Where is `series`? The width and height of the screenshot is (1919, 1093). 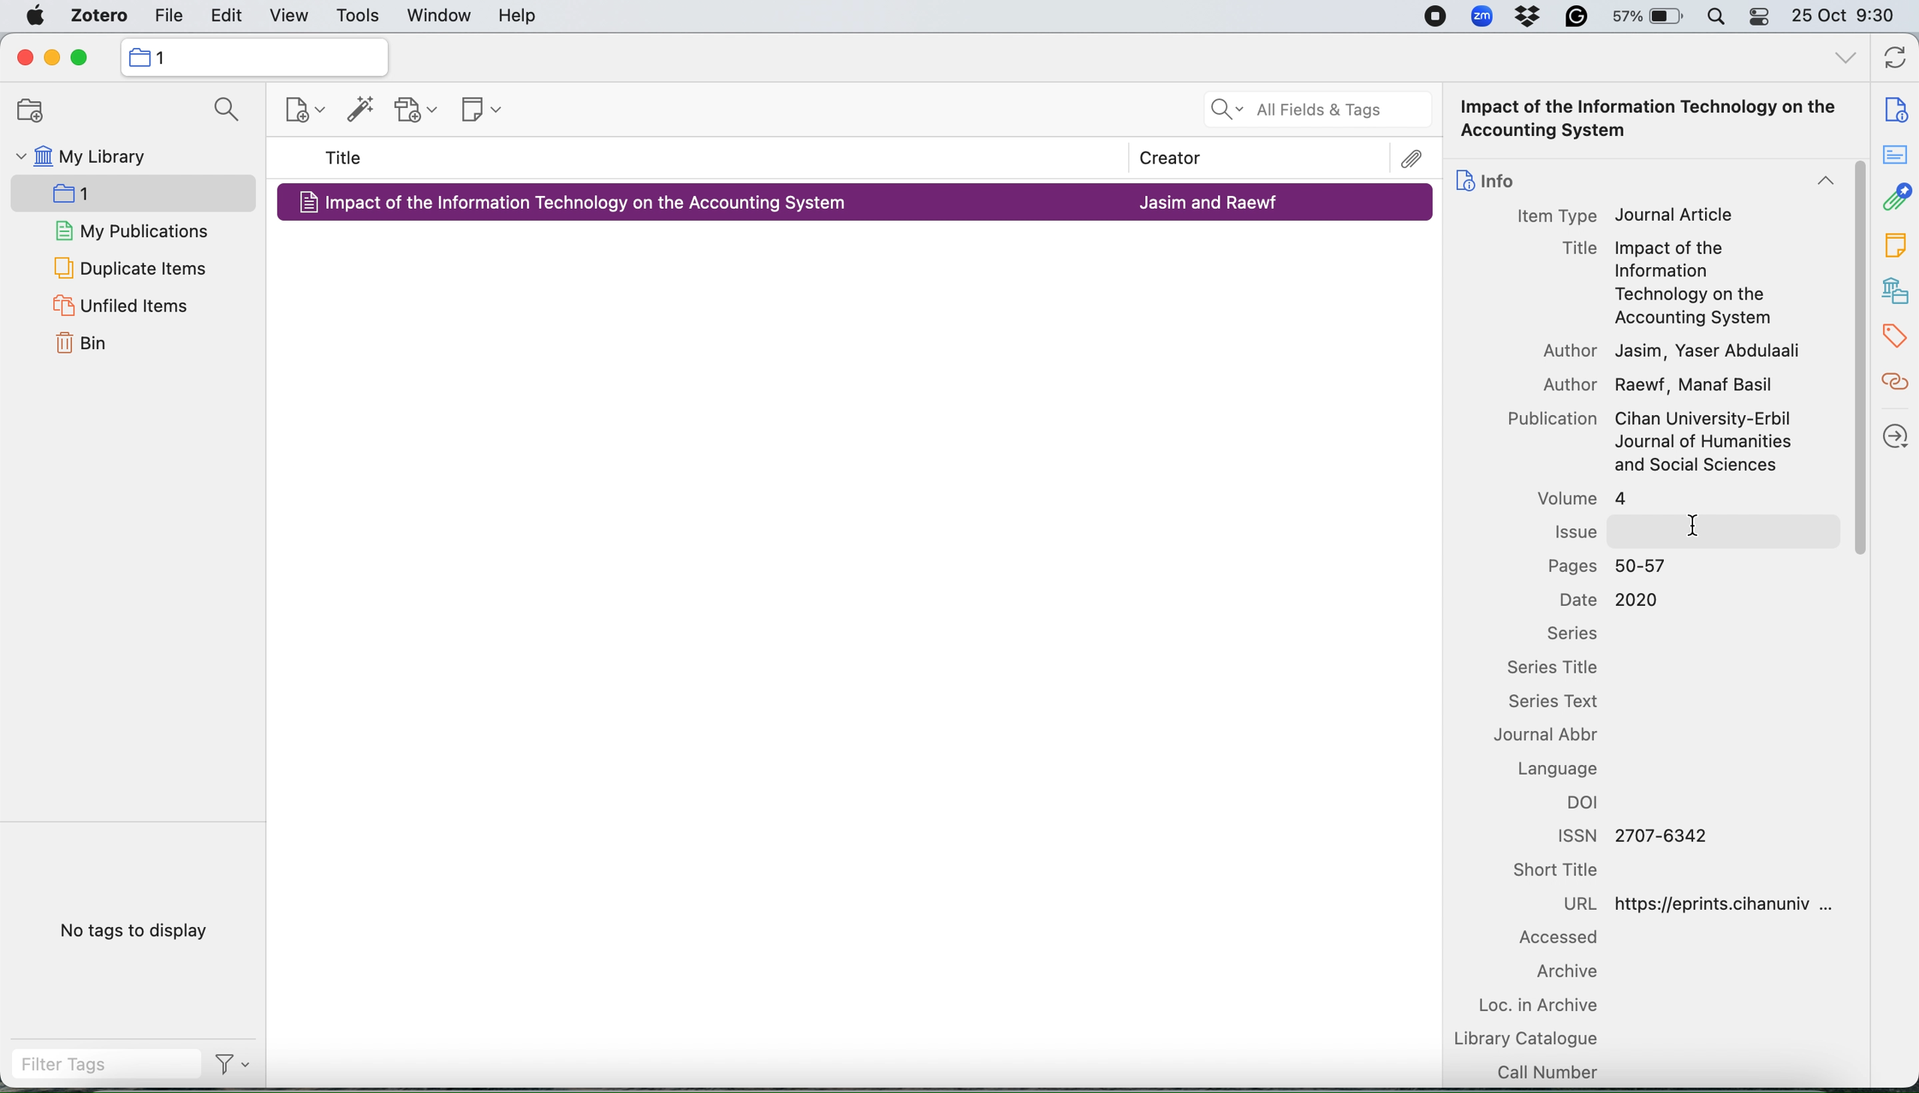
series is located at coordinates (1570, 633).